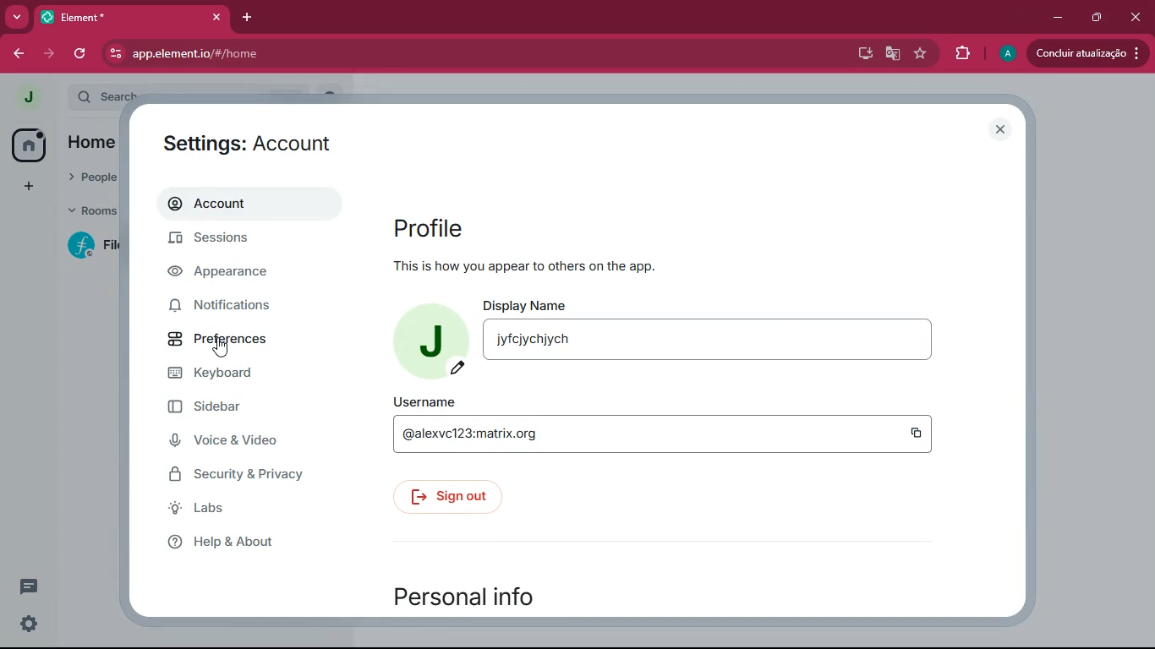 This screenshot has height=649, width=1155. I want to click on settings: account, so click(269, 141).